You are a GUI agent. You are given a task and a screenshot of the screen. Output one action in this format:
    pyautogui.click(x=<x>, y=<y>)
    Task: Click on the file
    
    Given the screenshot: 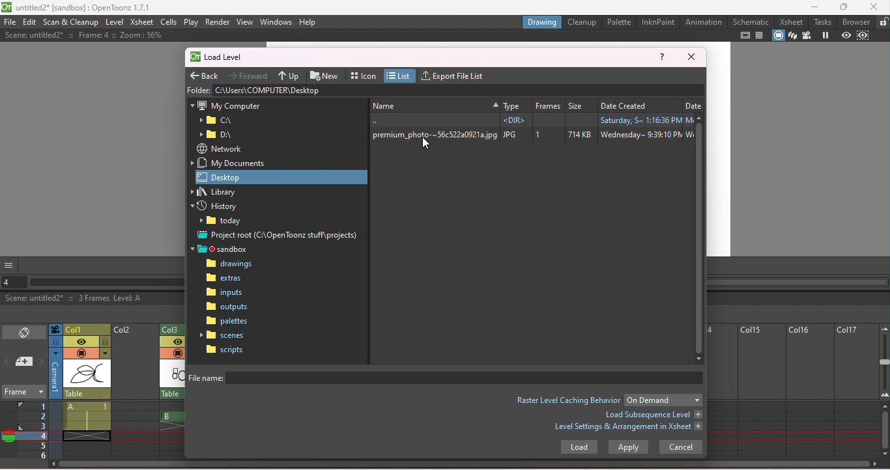 What is the action you would take?
    pyautogui.click(x=10, y=22)
    